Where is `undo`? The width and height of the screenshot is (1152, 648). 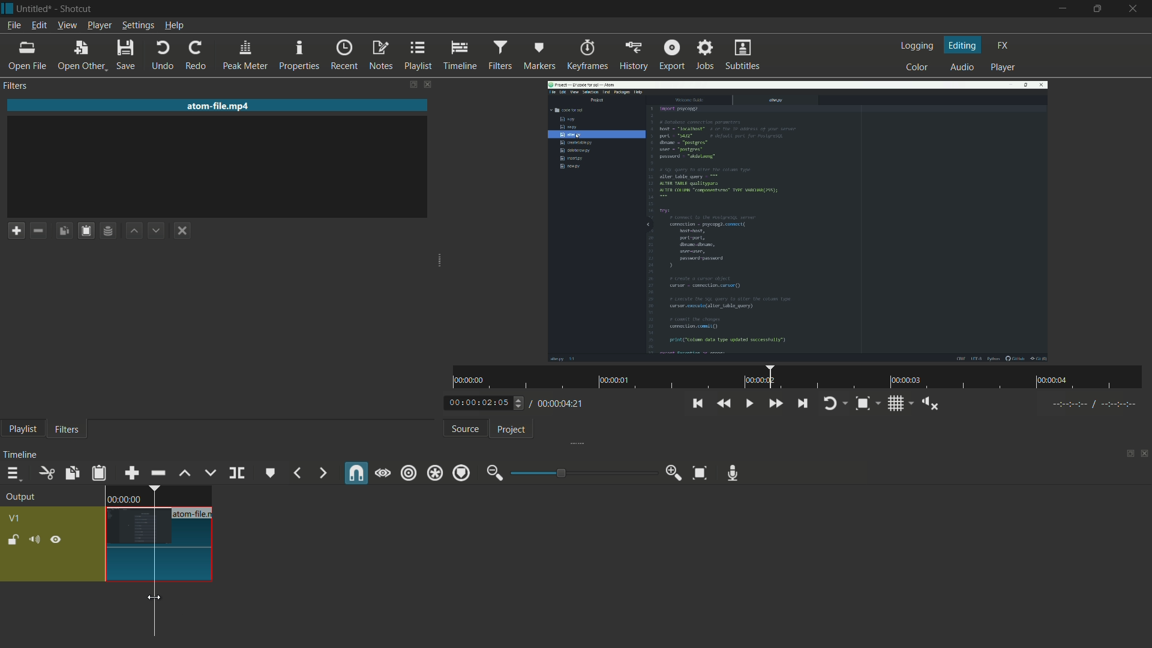 undo is located at coordinates (163, 55).